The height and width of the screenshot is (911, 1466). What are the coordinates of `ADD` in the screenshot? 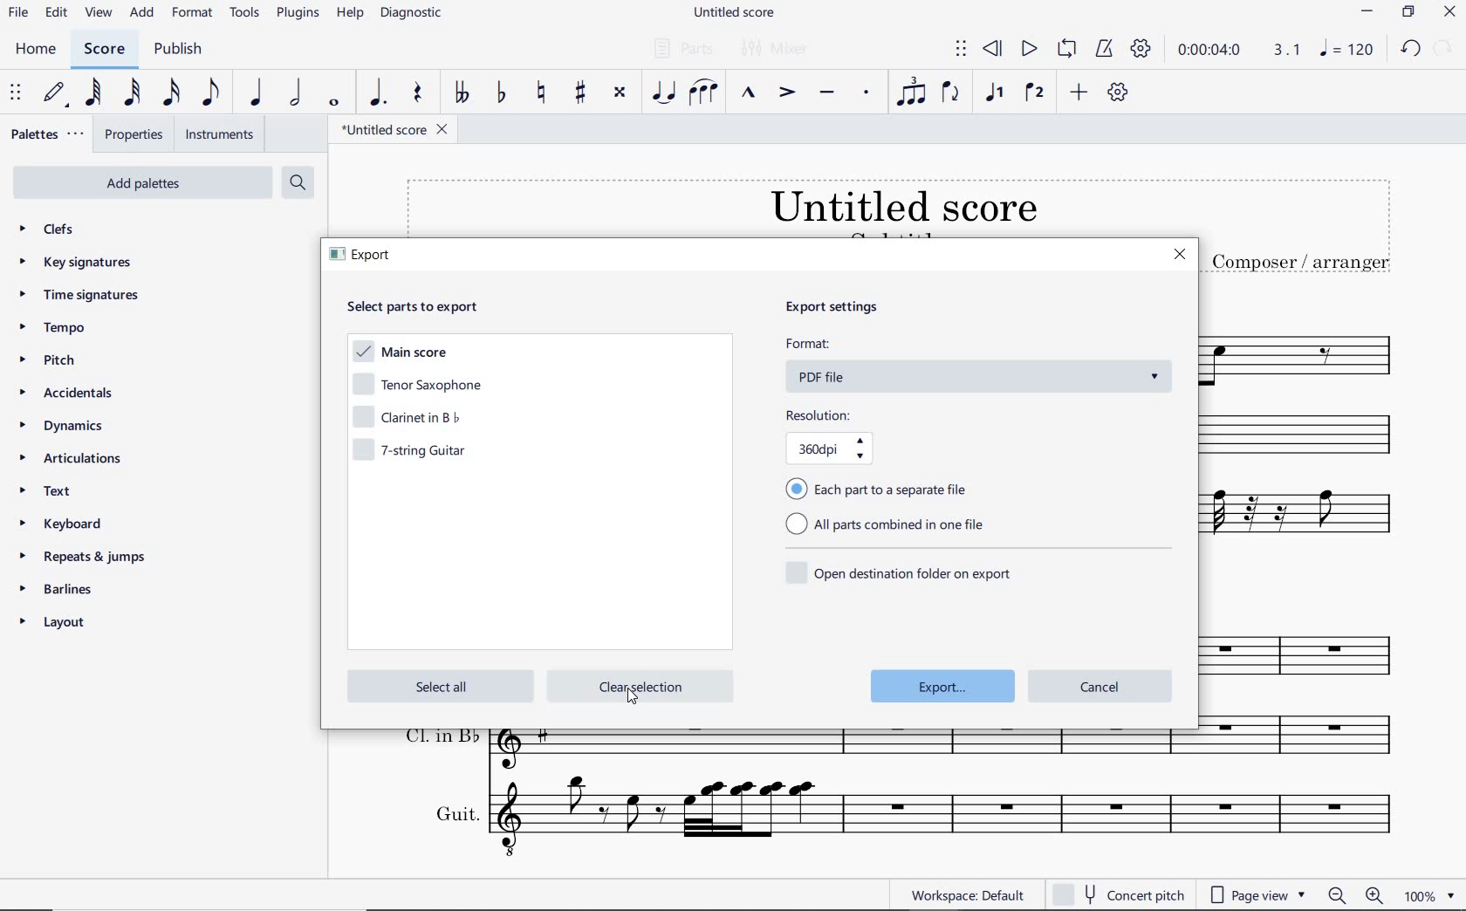 It's located at (1081, 92).